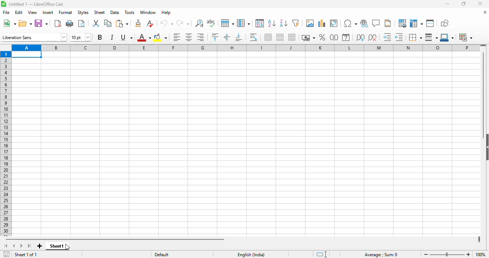 The image size is (489, 258). I want to click on freeze rows and columns, so click(416, 23).